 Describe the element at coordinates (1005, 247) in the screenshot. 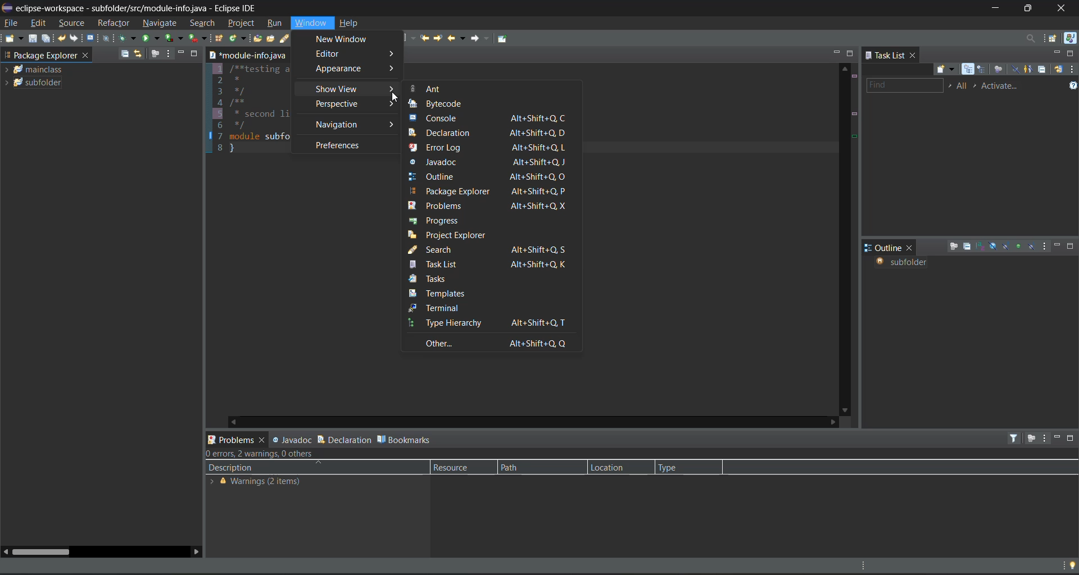

I see `hide static fields and methods` at that location.